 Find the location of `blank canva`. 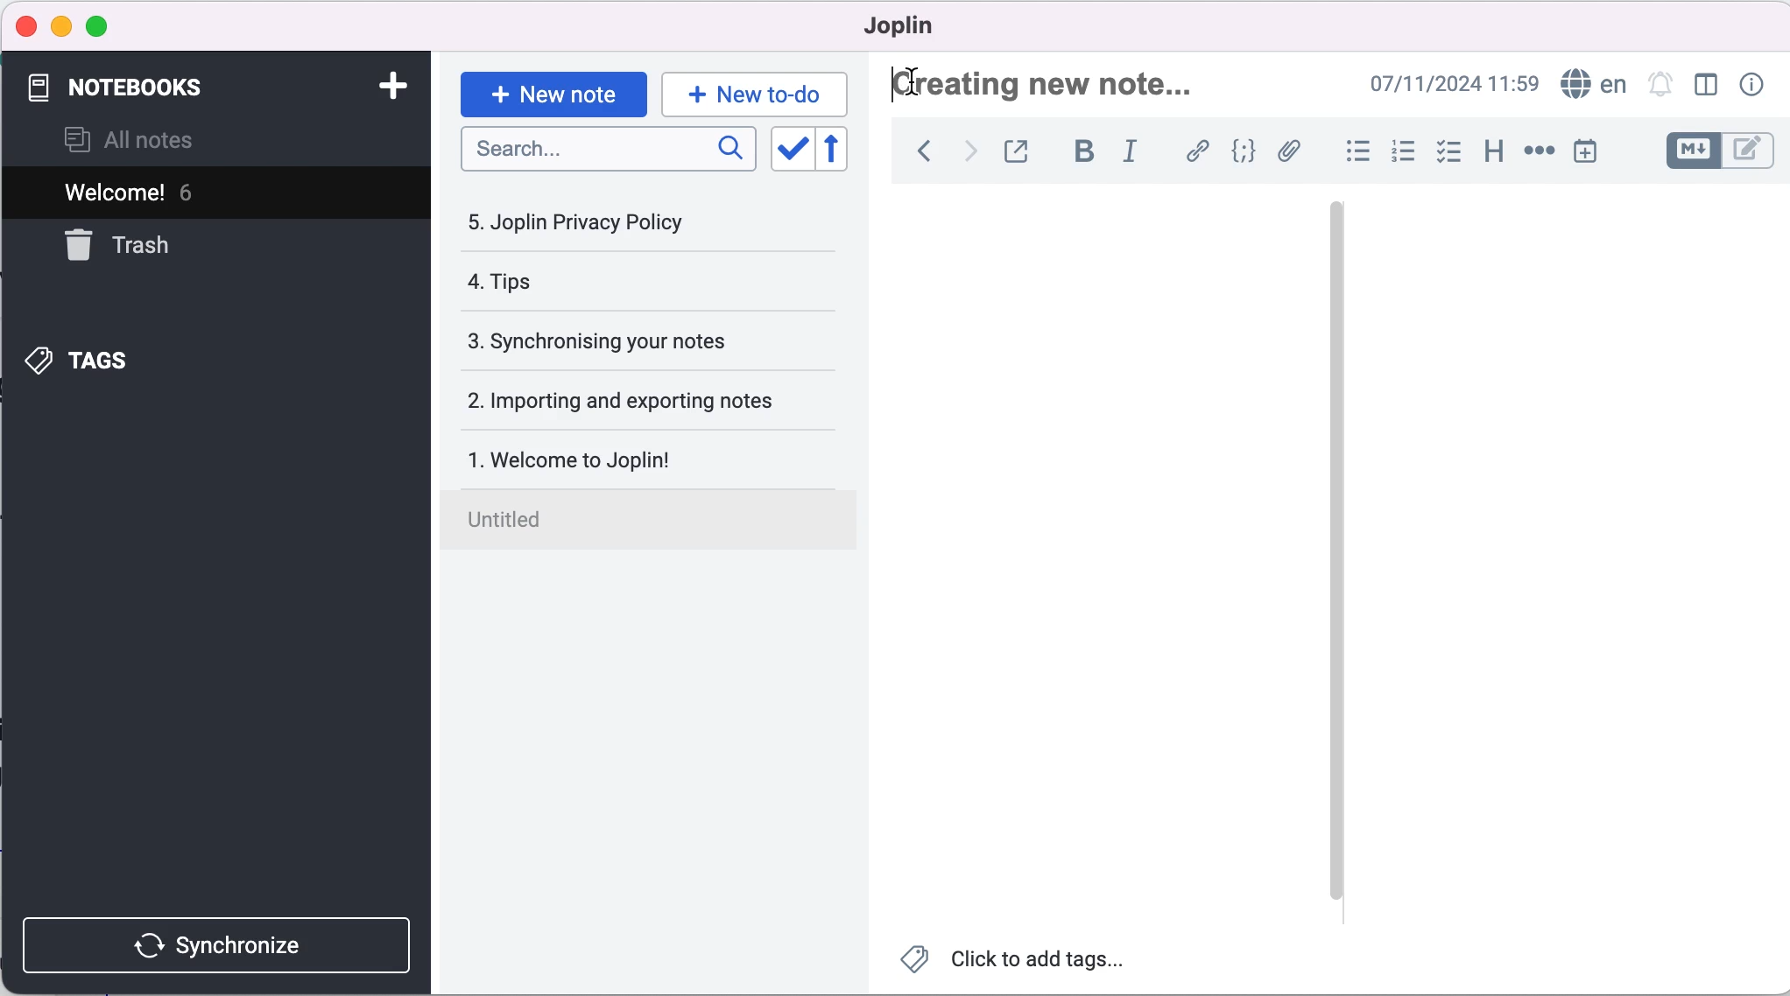

blank canva is located at coordinates (1110, 551).